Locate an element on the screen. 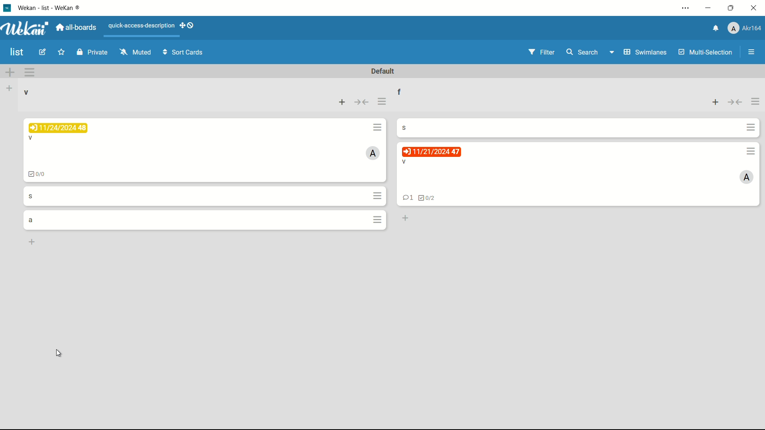  sort cards is located at coordinates (184, 54).